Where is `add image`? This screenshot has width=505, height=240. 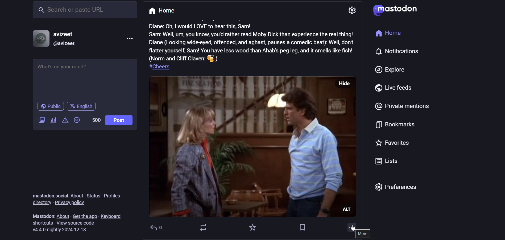
add image is located at coordinates (42, 119).